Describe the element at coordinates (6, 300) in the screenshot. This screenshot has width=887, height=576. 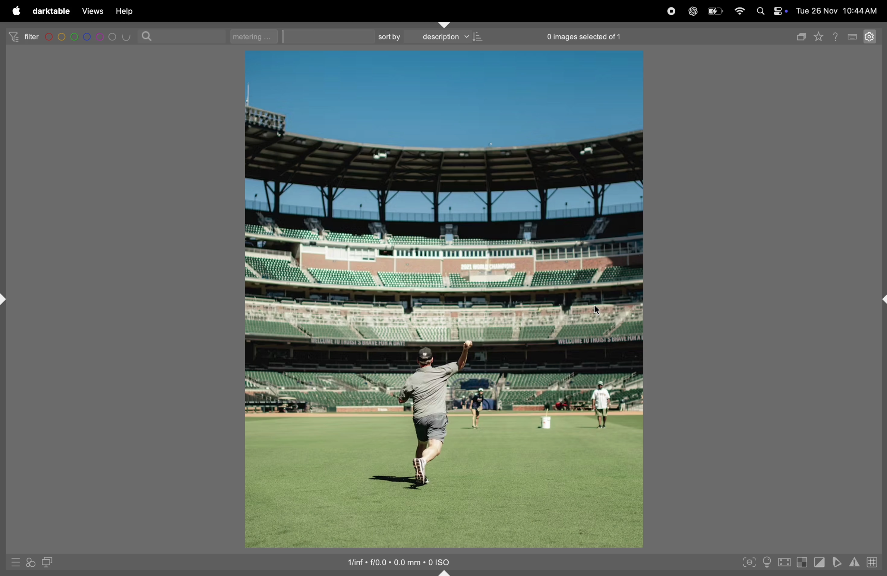
I see `shift+ctrl+l` at that location.